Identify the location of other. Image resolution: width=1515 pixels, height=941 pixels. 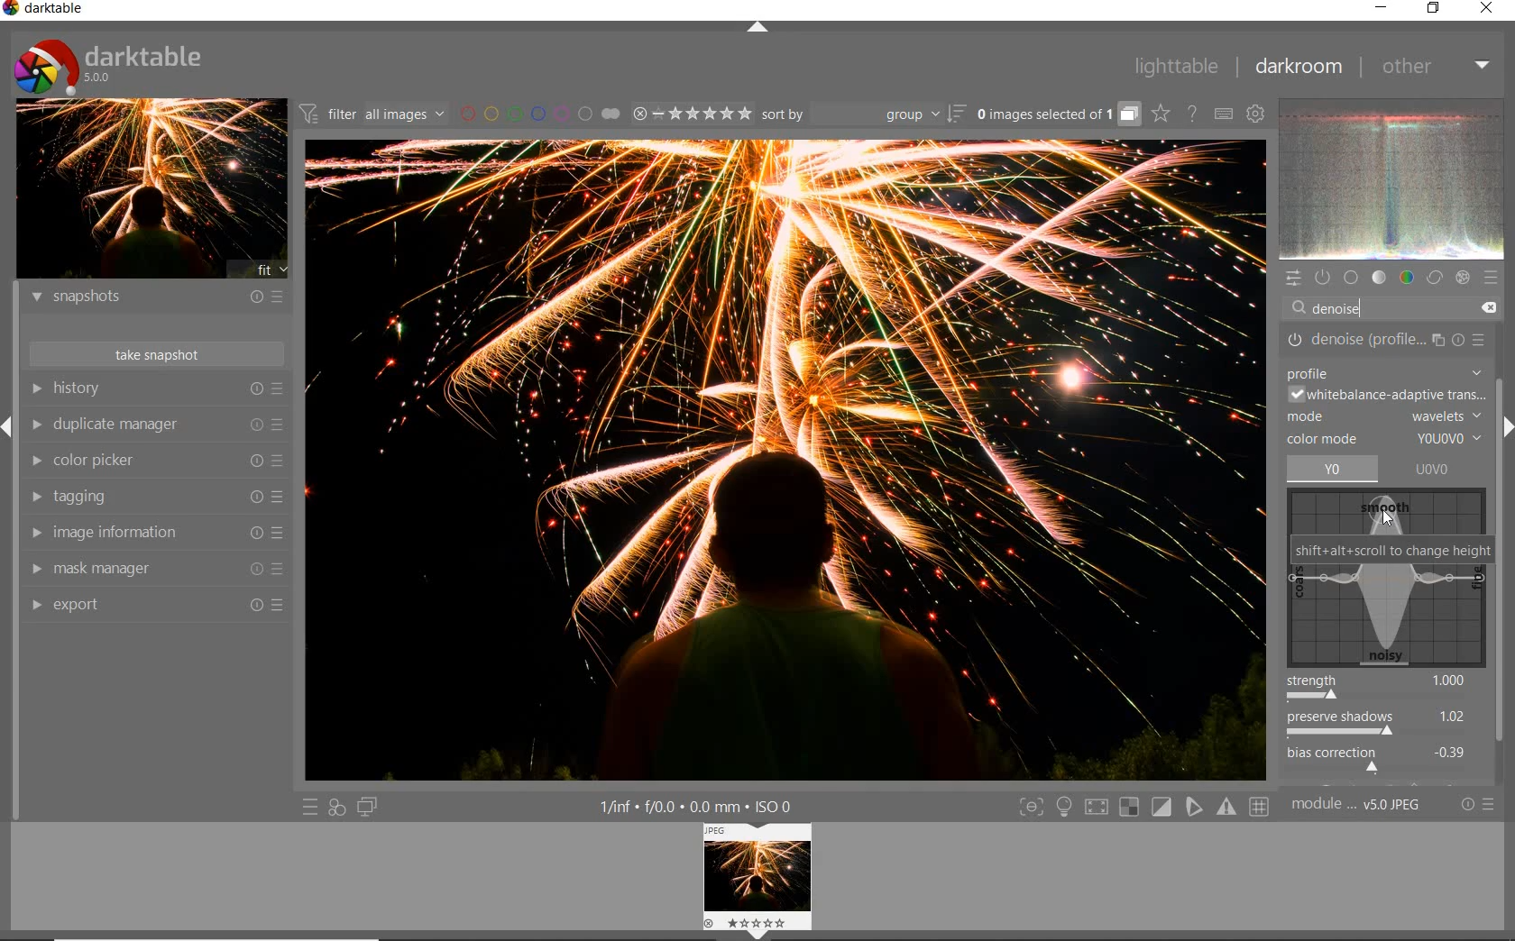
(1437, 68).